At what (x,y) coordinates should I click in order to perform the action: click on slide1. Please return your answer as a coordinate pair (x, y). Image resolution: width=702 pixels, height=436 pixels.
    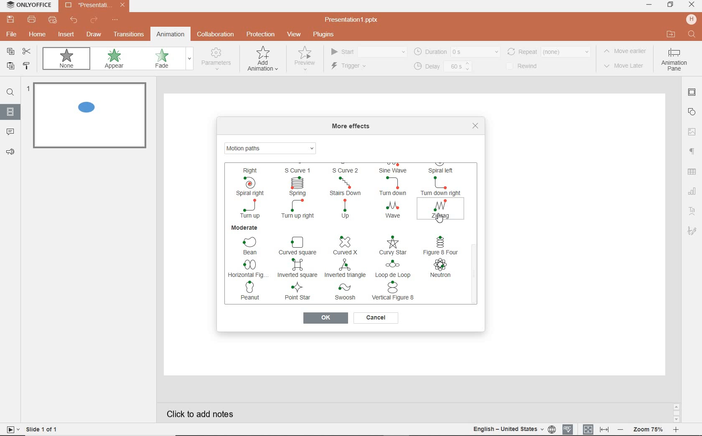
    Looking at the image, I should click on (92, 117).